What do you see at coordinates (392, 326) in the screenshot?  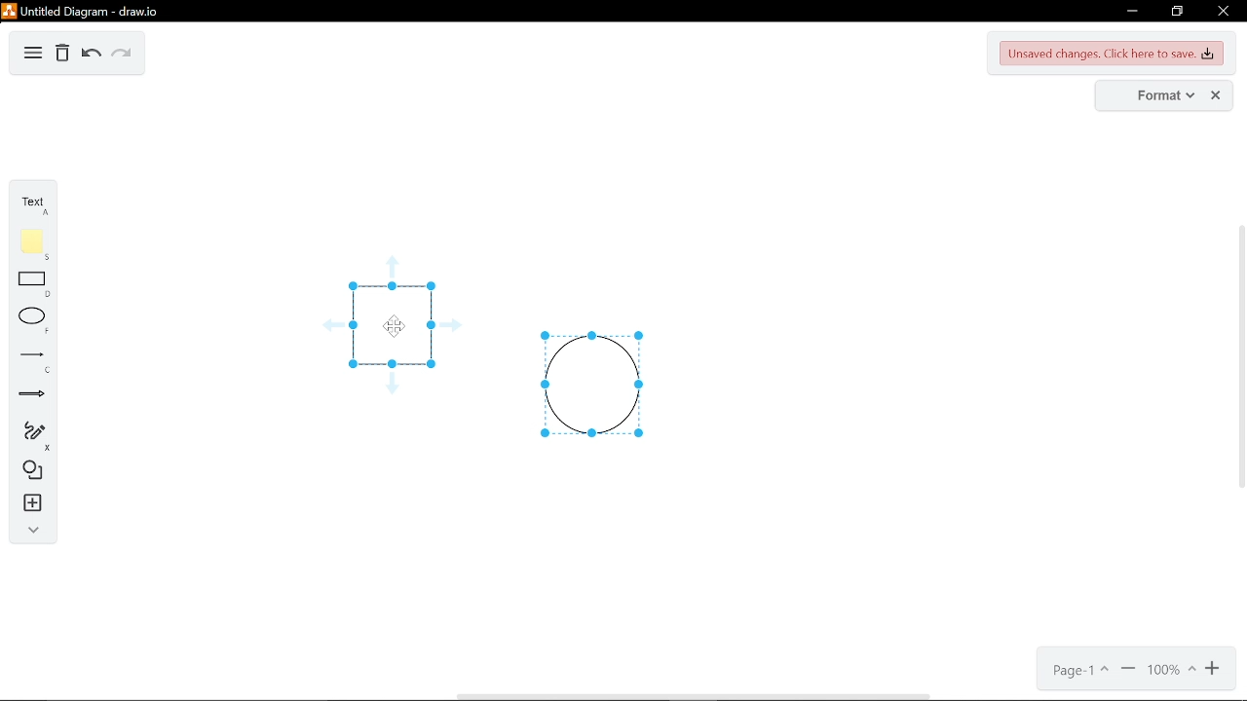 I see `Cursor` at bounding box center [392, 326].